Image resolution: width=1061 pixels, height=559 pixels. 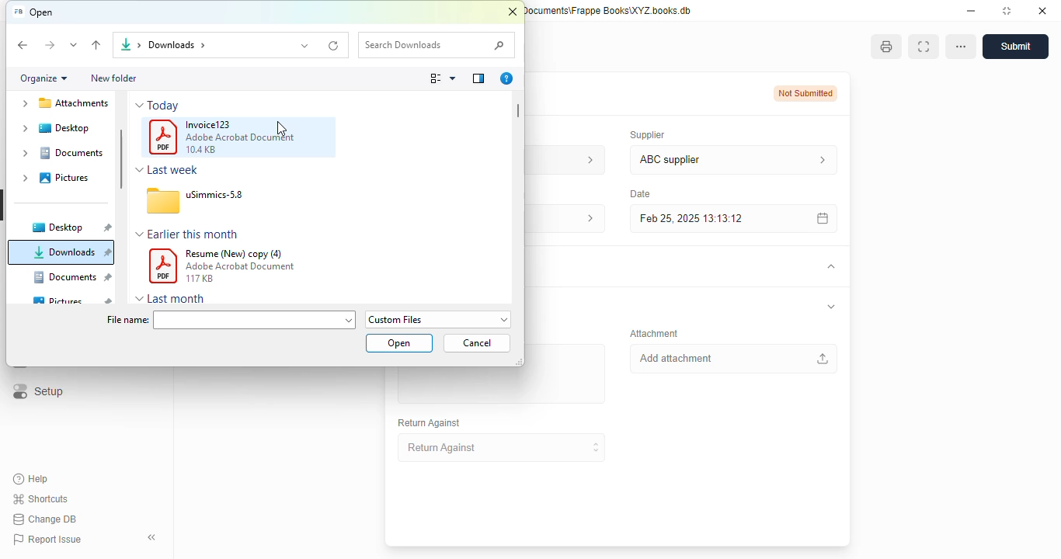 What do you see at coordinates (74, 45) in the screenshot?
I see `recent locations` at bounding box center [74, 45].